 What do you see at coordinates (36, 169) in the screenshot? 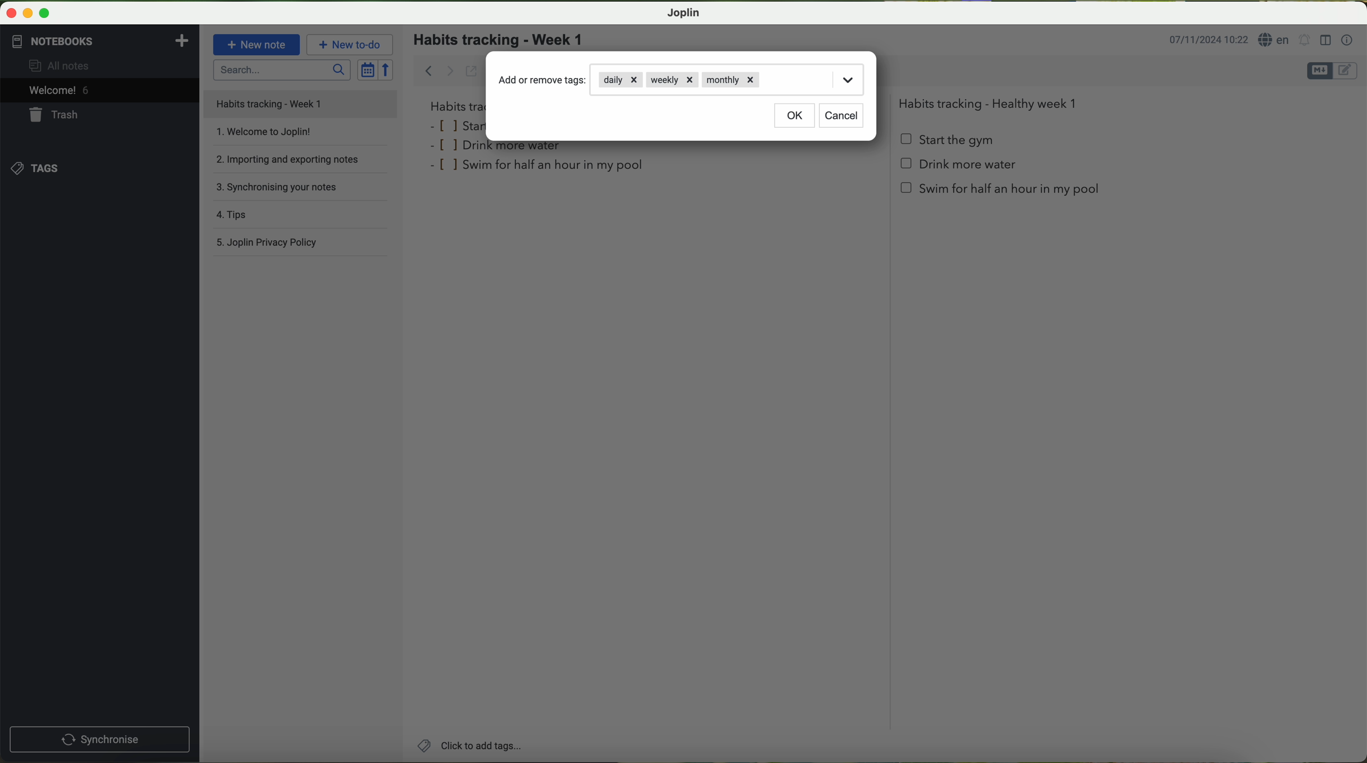
I see `tags` at bounding box center [36, 169].